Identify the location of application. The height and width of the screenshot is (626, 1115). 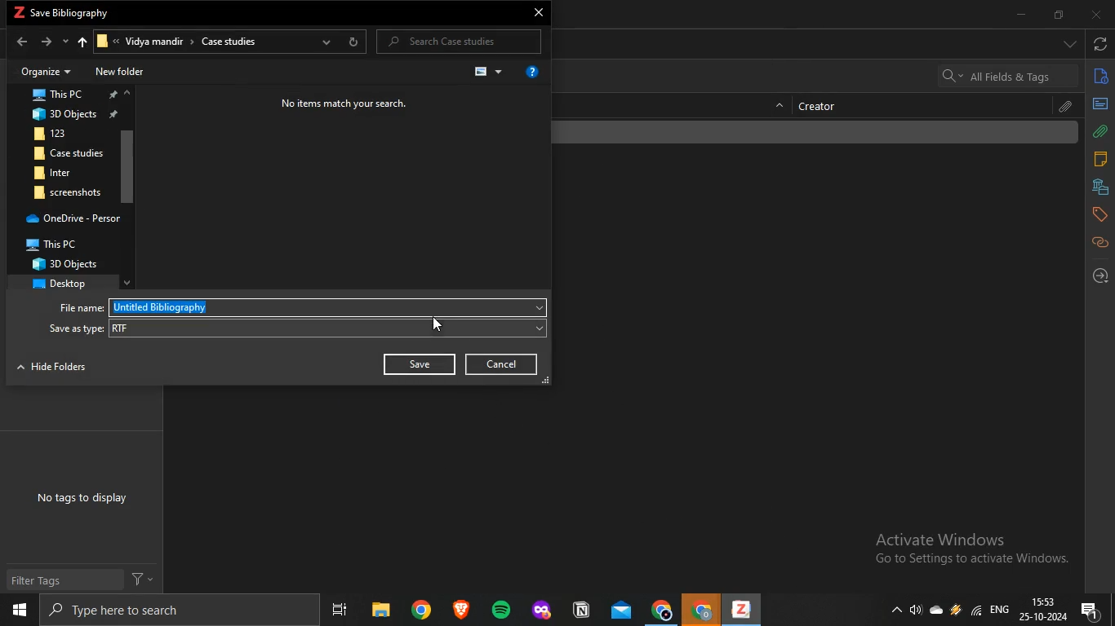
(544, 611).